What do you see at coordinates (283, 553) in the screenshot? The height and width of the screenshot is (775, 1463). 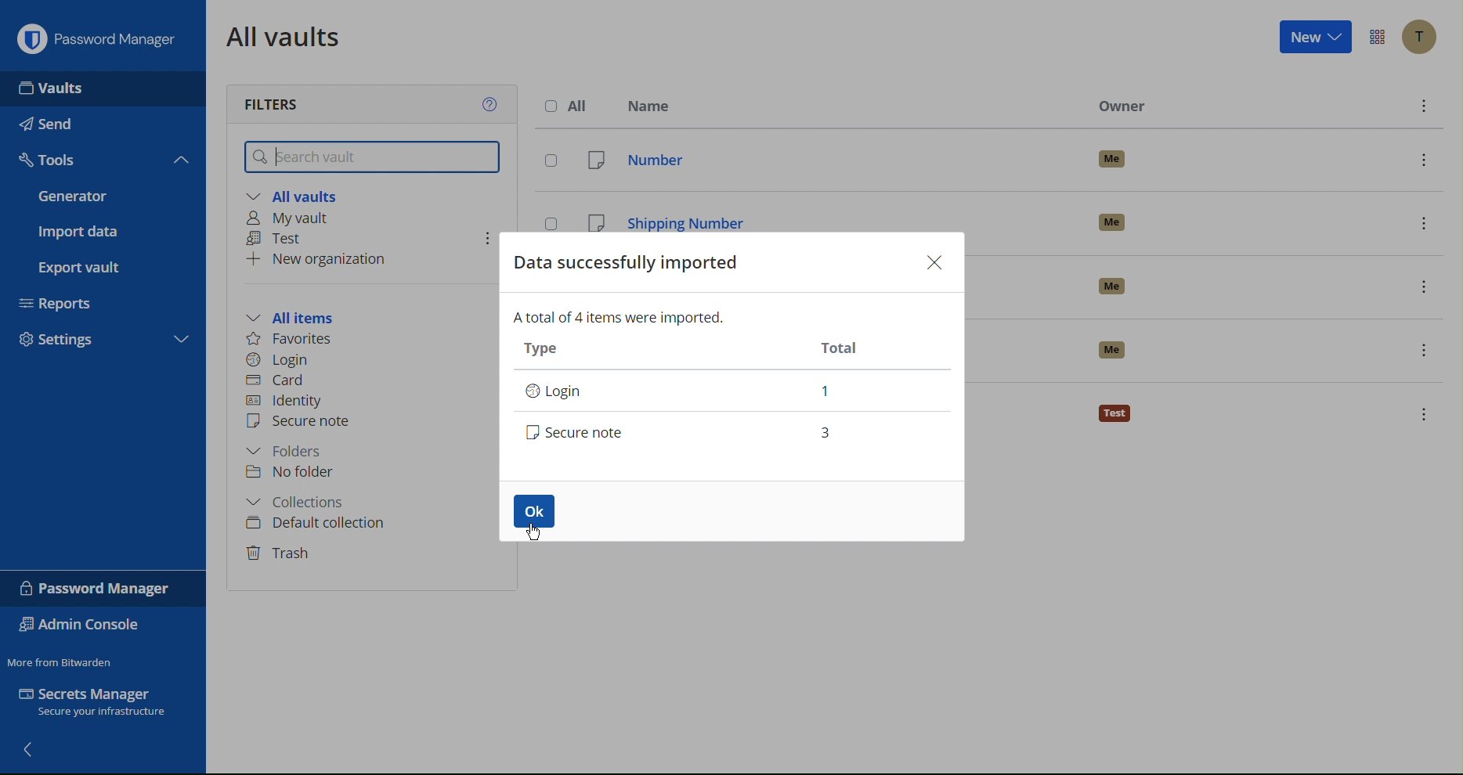 I see `Trash` at bounding box center [283, 553].